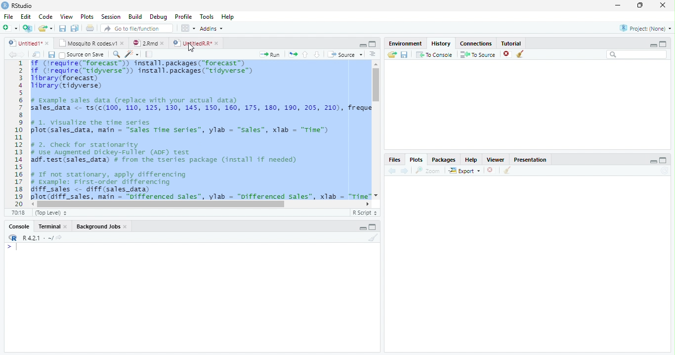  What do you see at coordinates (464, 171) in the screenshot?
I see `Export` at bounding box center [464, 171].